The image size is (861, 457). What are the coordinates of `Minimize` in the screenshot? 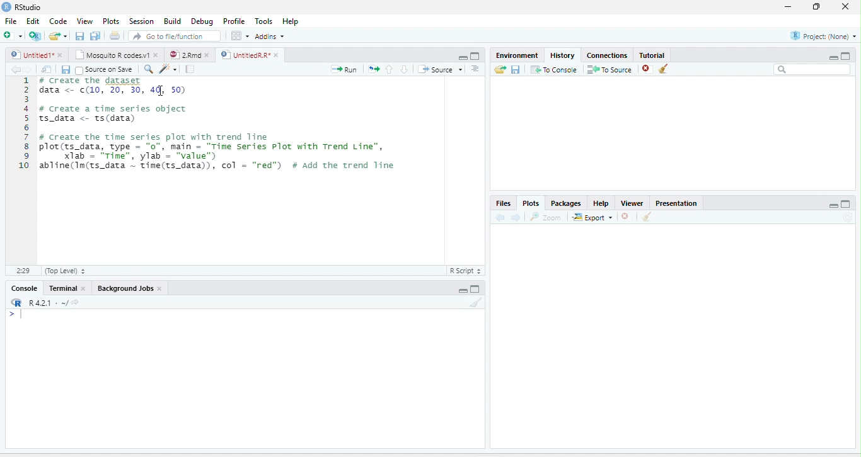 It's located at (833, 57).